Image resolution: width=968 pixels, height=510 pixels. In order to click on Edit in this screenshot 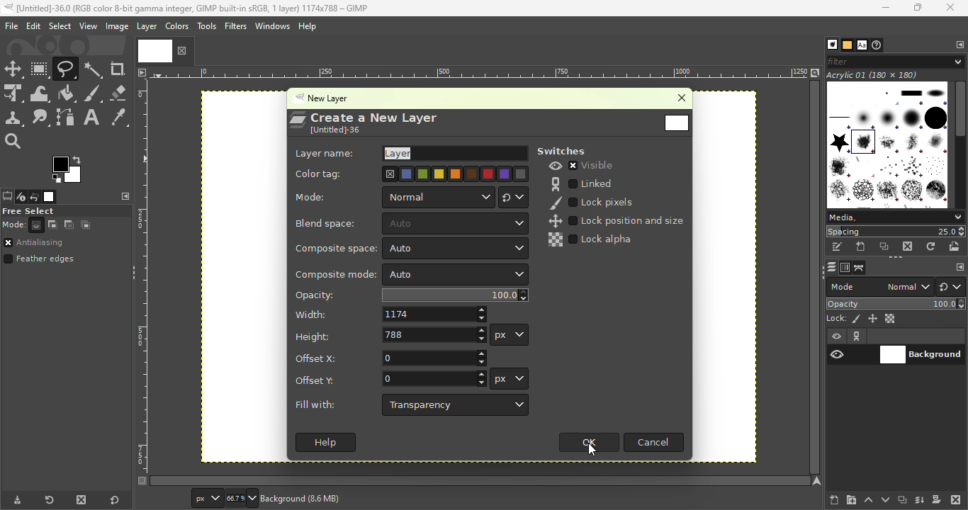, I will do `click(33, 25)`.